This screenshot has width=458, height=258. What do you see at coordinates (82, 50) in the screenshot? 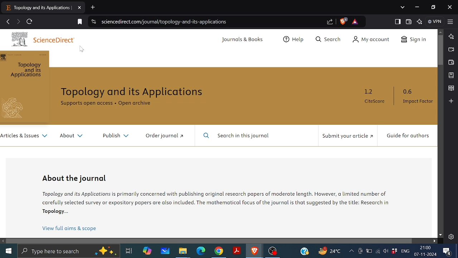
I see `cursor` at bounding box center [82, 50].